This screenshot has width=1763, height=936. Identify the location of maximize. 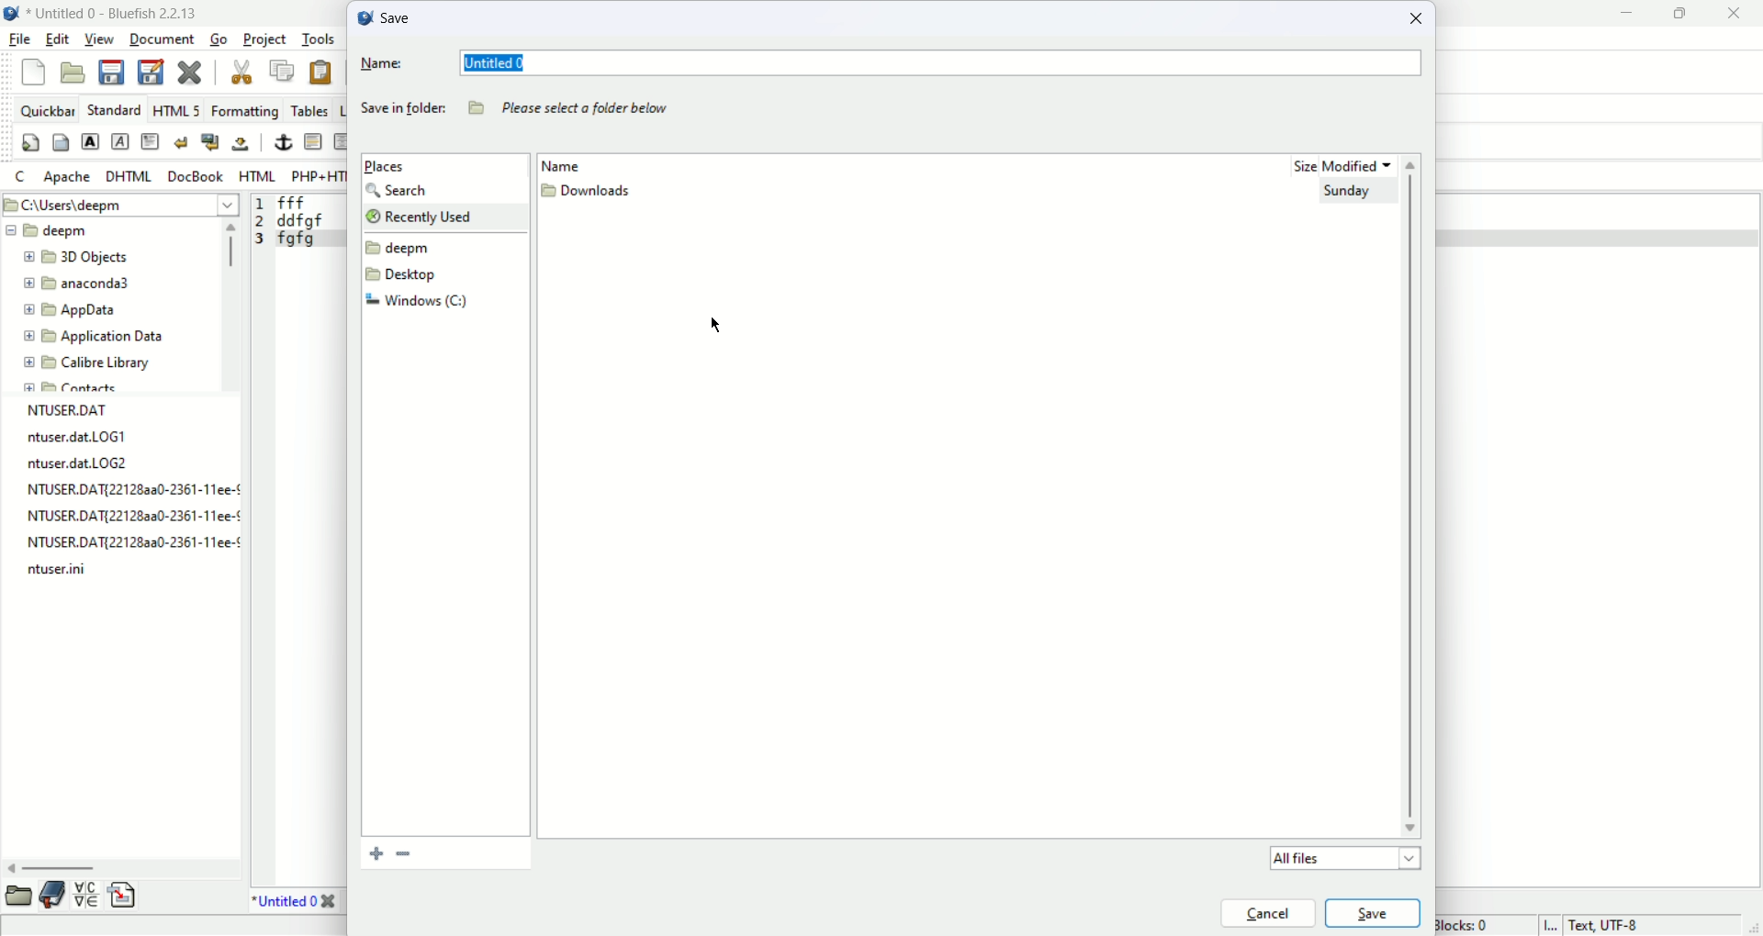
(1682, 15).